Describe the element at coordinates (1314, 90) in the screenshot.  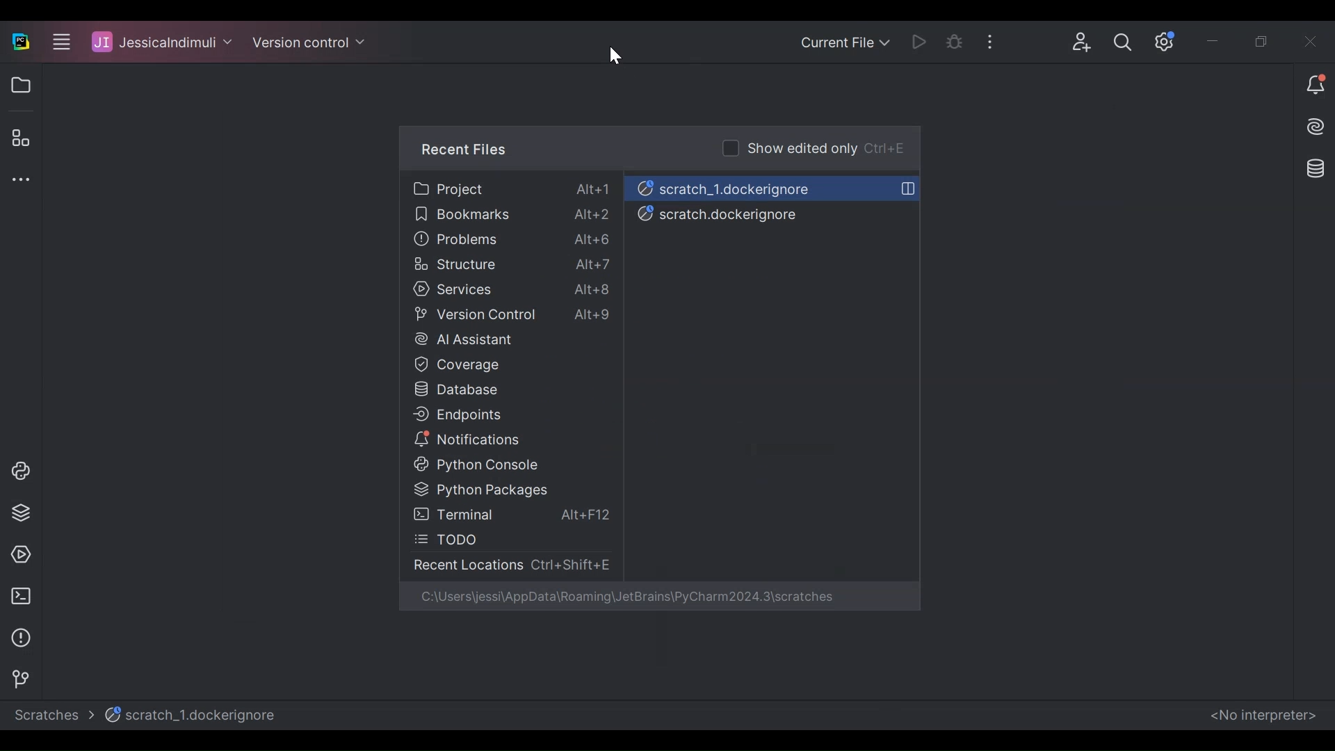
I see `Notifications` at that location.